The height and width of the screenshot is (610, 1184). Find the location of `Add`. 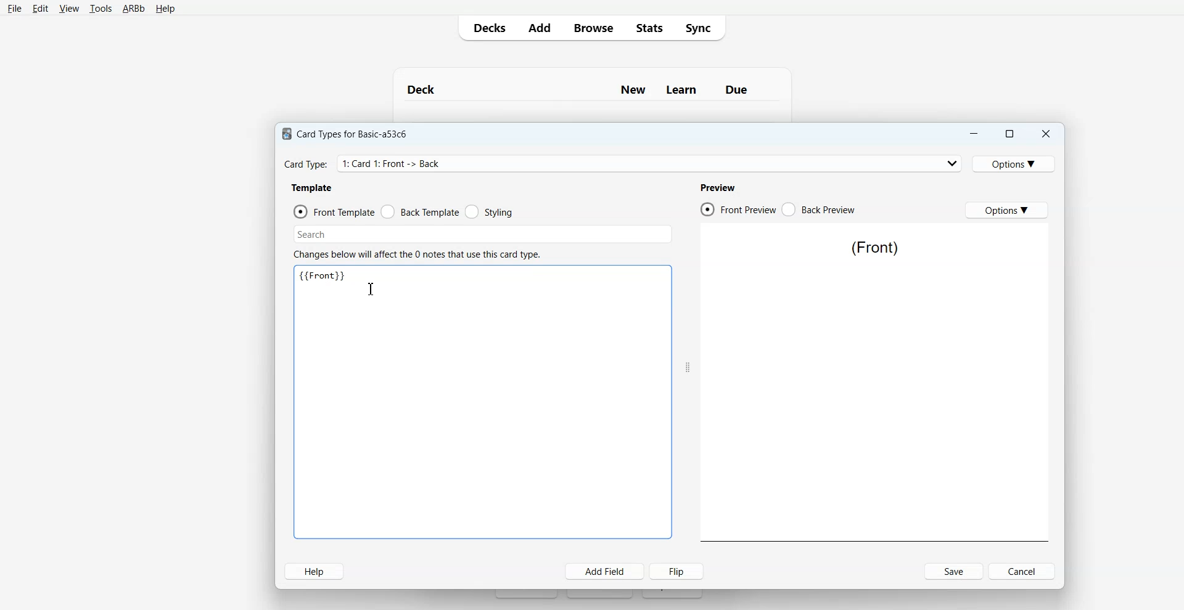

Add is located at coordinates (539, 28).